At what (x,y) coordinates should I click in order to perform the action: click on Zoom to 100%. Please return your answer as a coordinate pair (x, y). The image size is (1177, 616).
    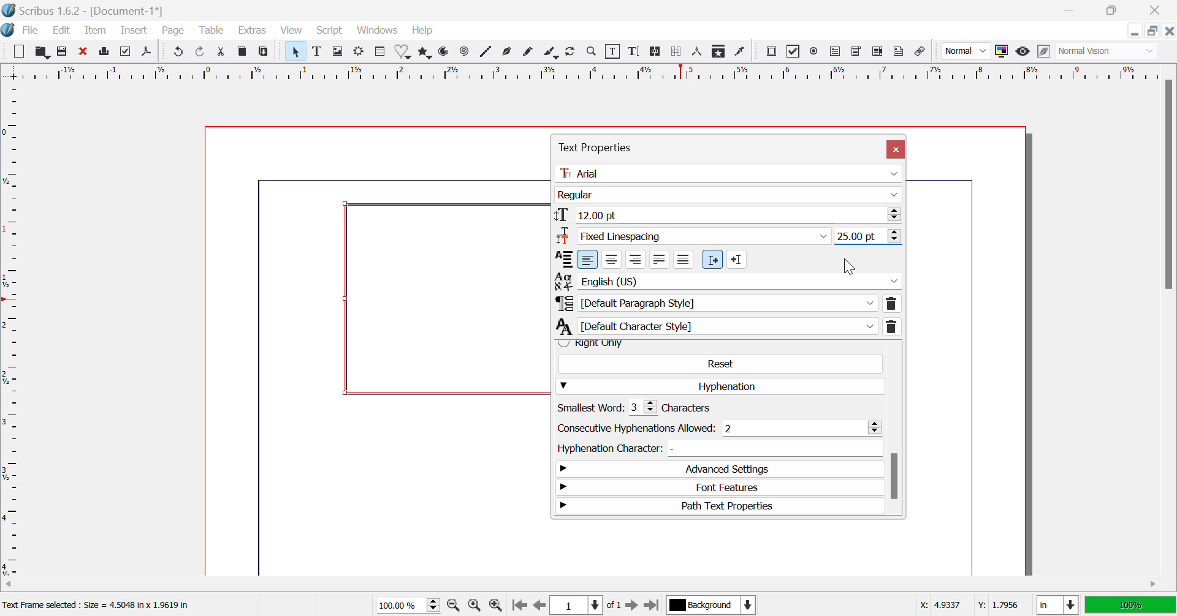
    Looking at the image, I should click on (474, 606).